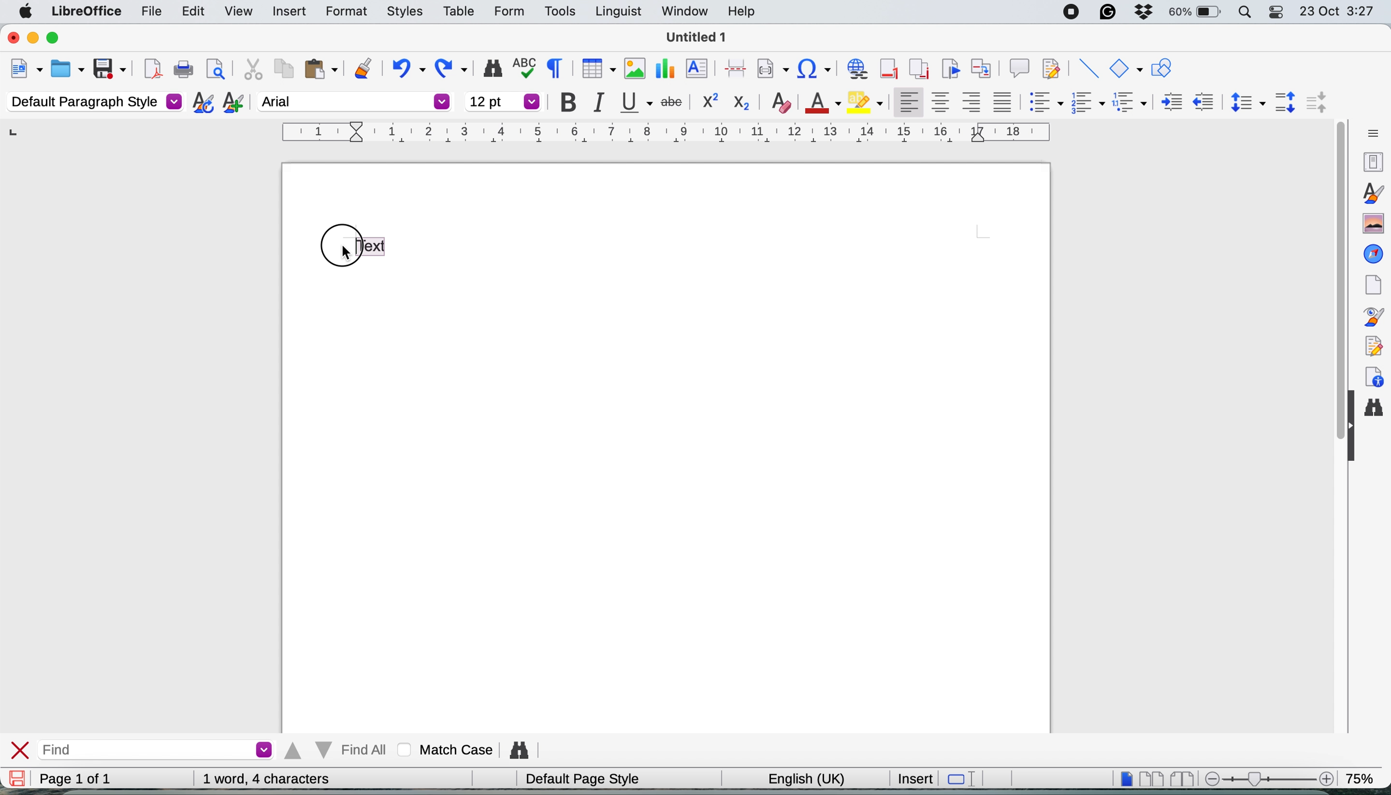  What do you see at coordinates (334, 750) in the screenshot?
I see `find all` at bounding box center [334, 750].